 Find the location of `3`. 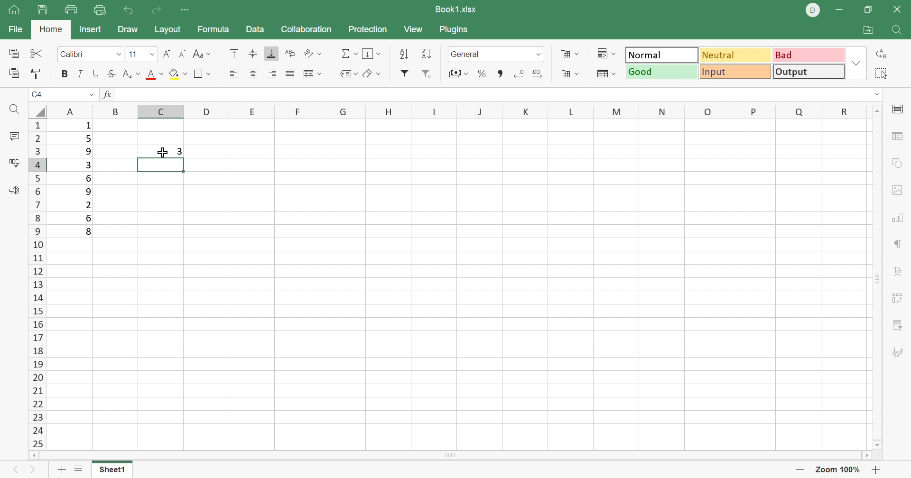

3 is located at coordinates (88, 166).